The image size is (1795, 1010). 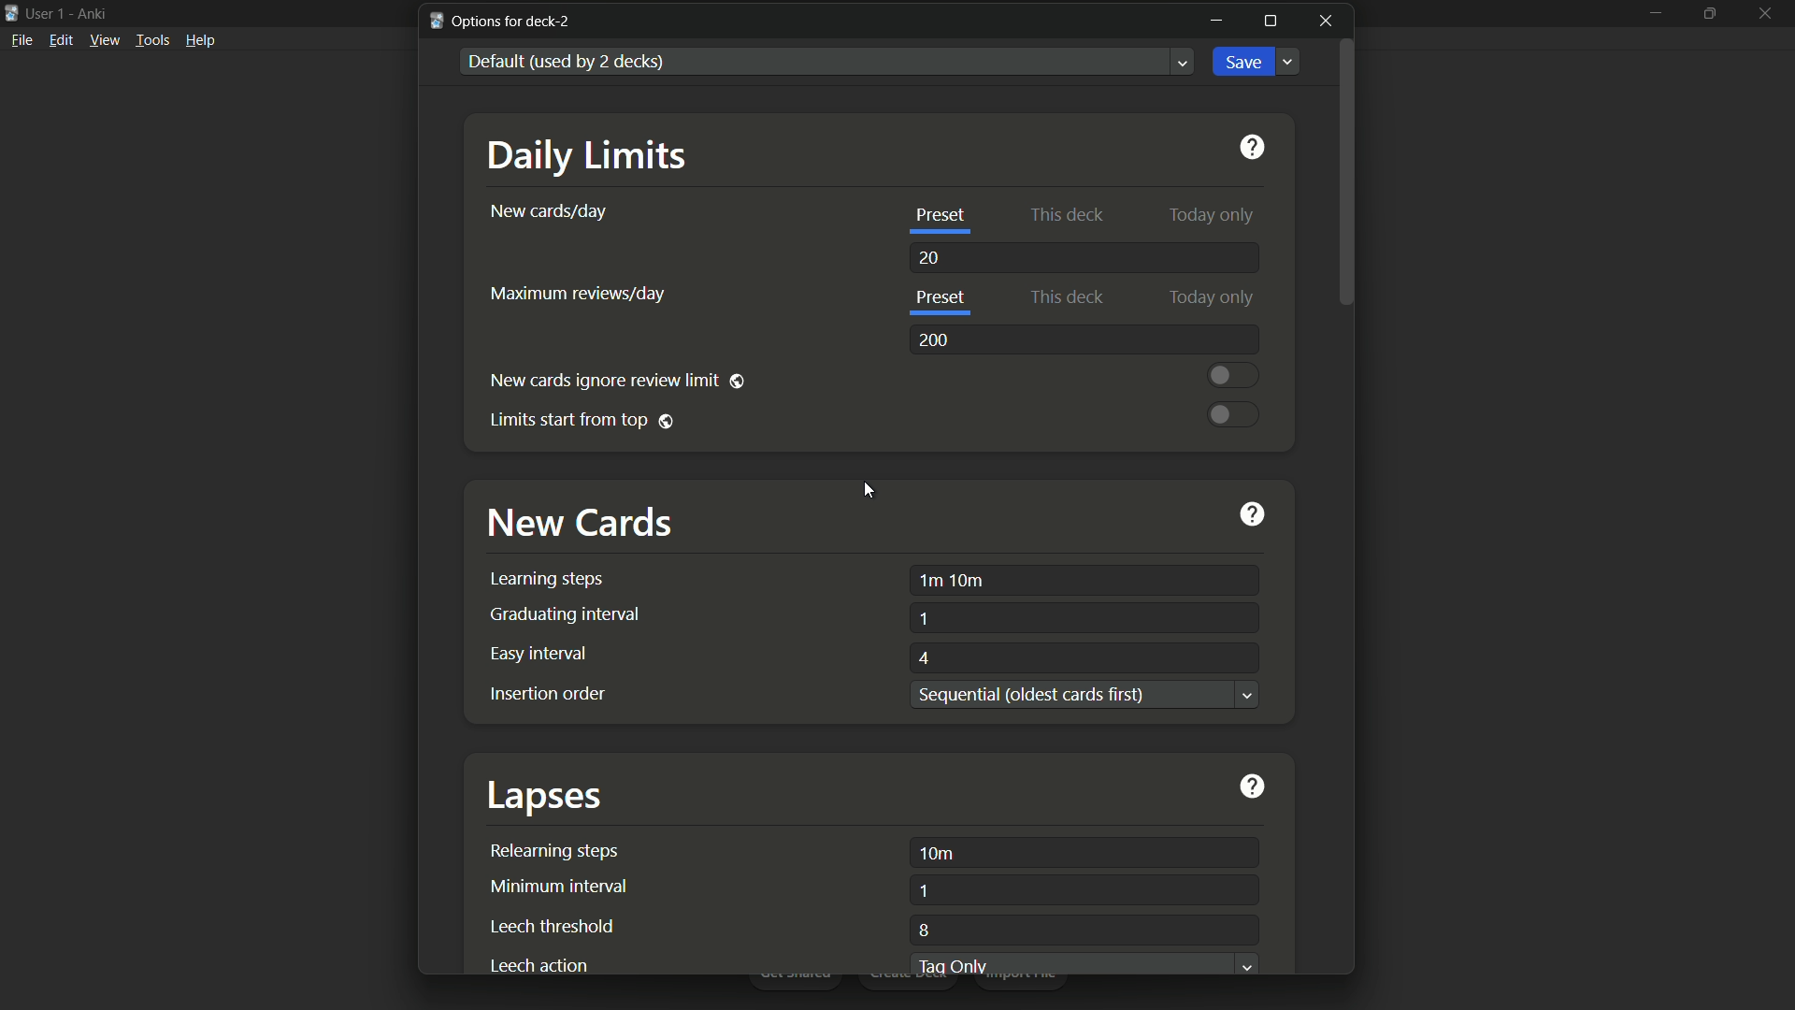 What do you see at coordinates (1238, 414) in the screenshot?
I see `toggle button` at bounding box center [1238, 414].